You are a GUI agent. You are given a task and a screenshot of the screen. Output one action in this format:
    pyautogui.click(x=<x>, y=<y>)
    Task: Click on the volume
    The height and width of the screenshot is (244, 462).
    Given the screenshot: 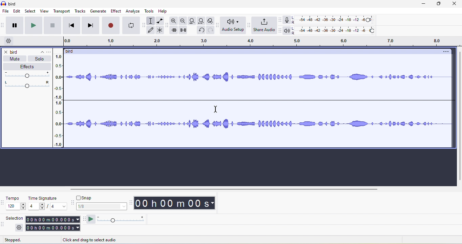 What is the action you would take?
    pyautogui.click(x=28, y=75)
    